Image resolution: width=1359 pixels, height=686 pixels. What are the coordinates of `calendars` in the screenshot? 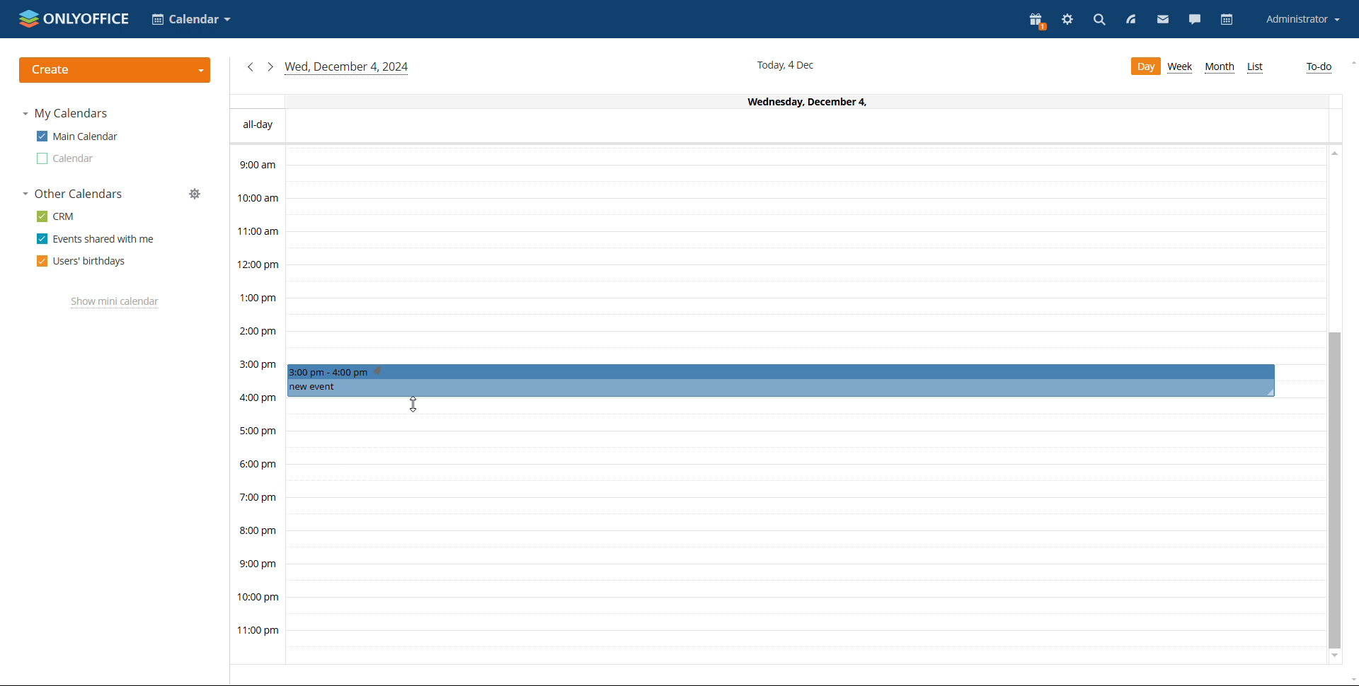 It's located at (74, 194).